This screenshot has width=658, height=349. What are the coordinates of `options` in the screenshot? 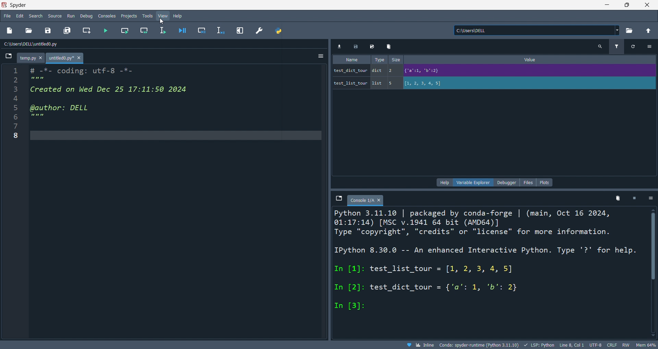 It's located at (651, 199).